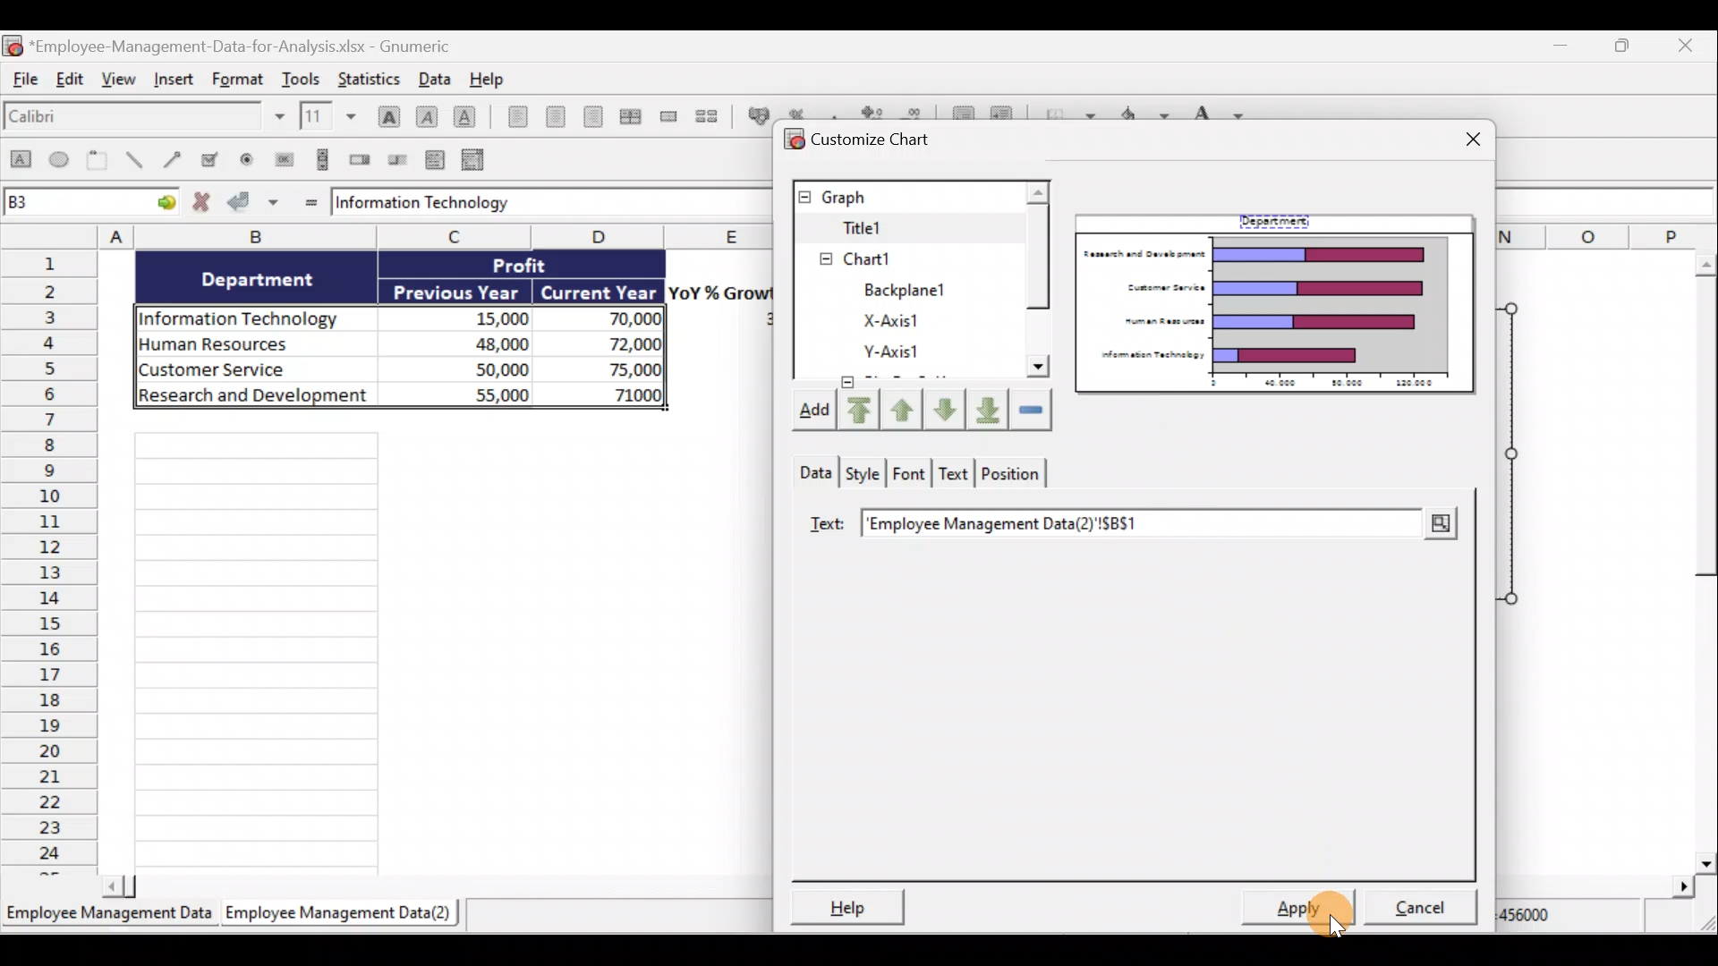 This screenshot has height=966, width=1718. What do you see at coordinates (361, 158) in the screenshot?
I see `Create a spin button` at bounding box center [361, 158].